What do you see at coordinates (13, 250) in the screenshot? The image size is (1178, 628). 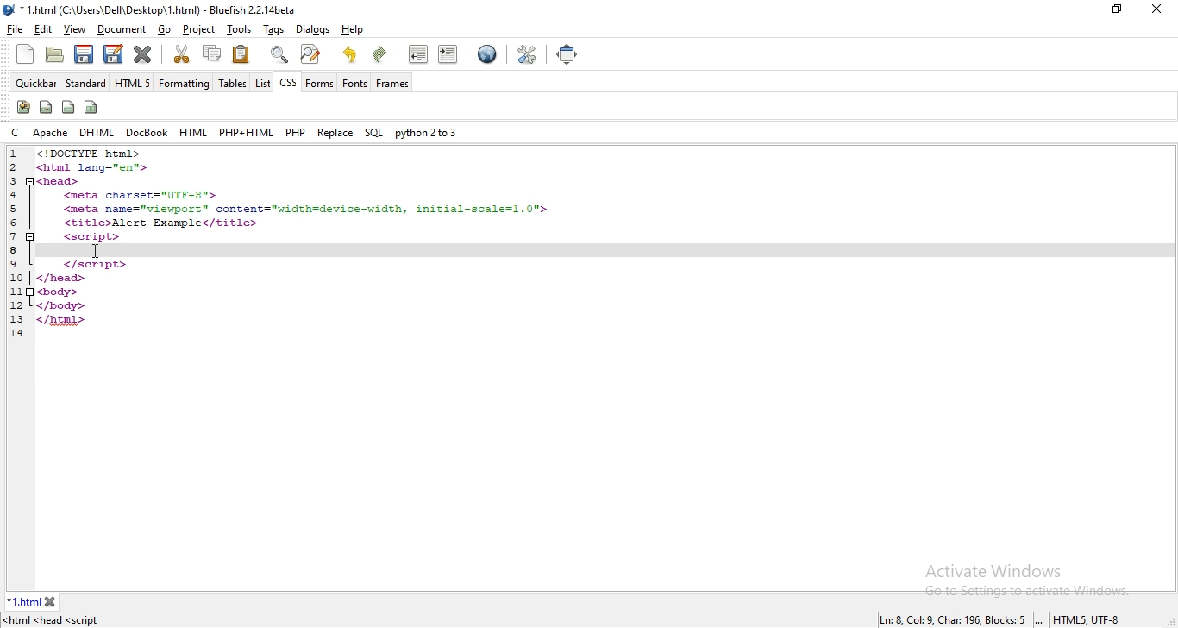 I see `8` at bounding box center [13, 250].